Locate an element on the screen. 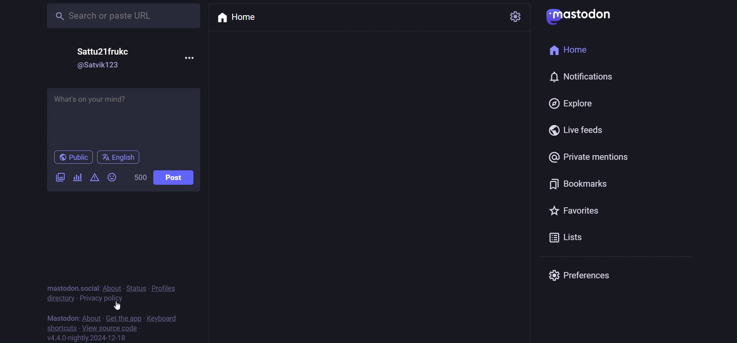 The image size is (737, 343). image/video is located at coordinates (61, 178).